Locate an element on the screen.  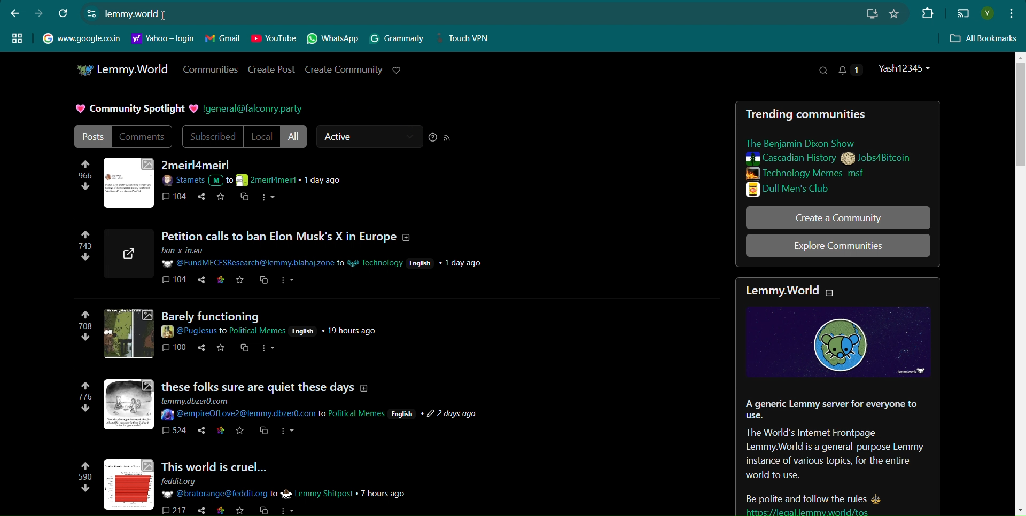
All Bookmarks is located at coordinates (984, 39).